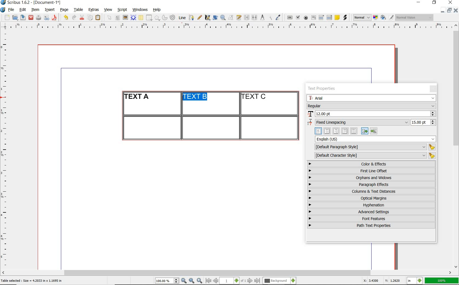 The image size is (459, 285). What do you see at coordinates (250, 281) in the screenshot?
I see `go to next page` at bounding box center [250, 281].